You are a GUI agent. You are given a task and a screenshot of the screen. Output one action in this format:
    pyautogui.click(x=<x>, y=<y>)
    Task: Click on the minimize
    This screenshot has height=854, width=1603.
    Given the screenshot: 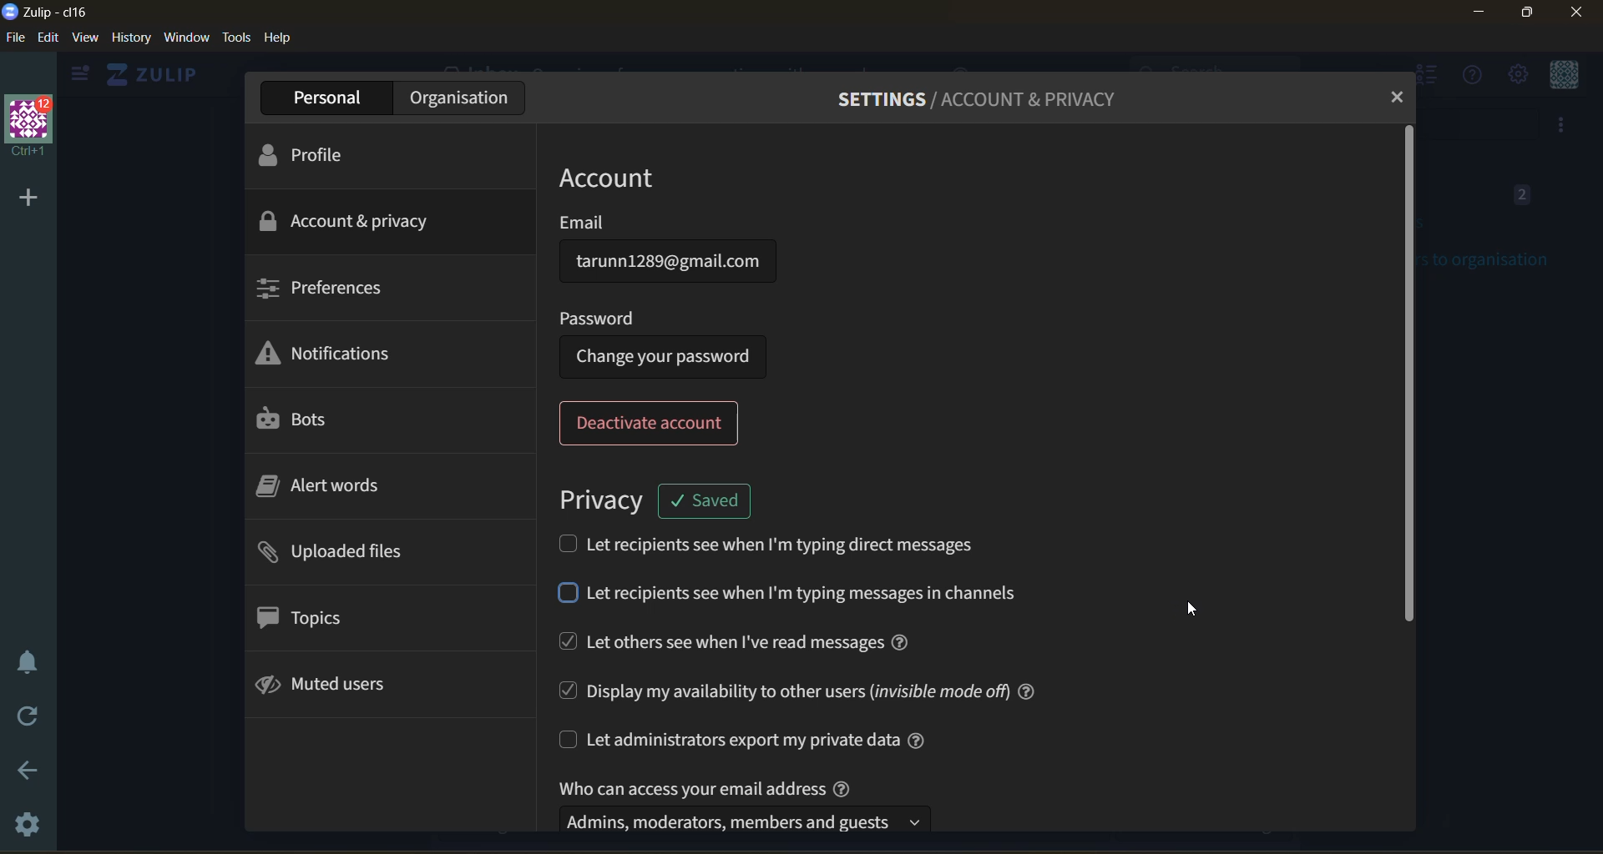 What is the action you would take?
    pyautogui.click(x=1481, y=15)
    